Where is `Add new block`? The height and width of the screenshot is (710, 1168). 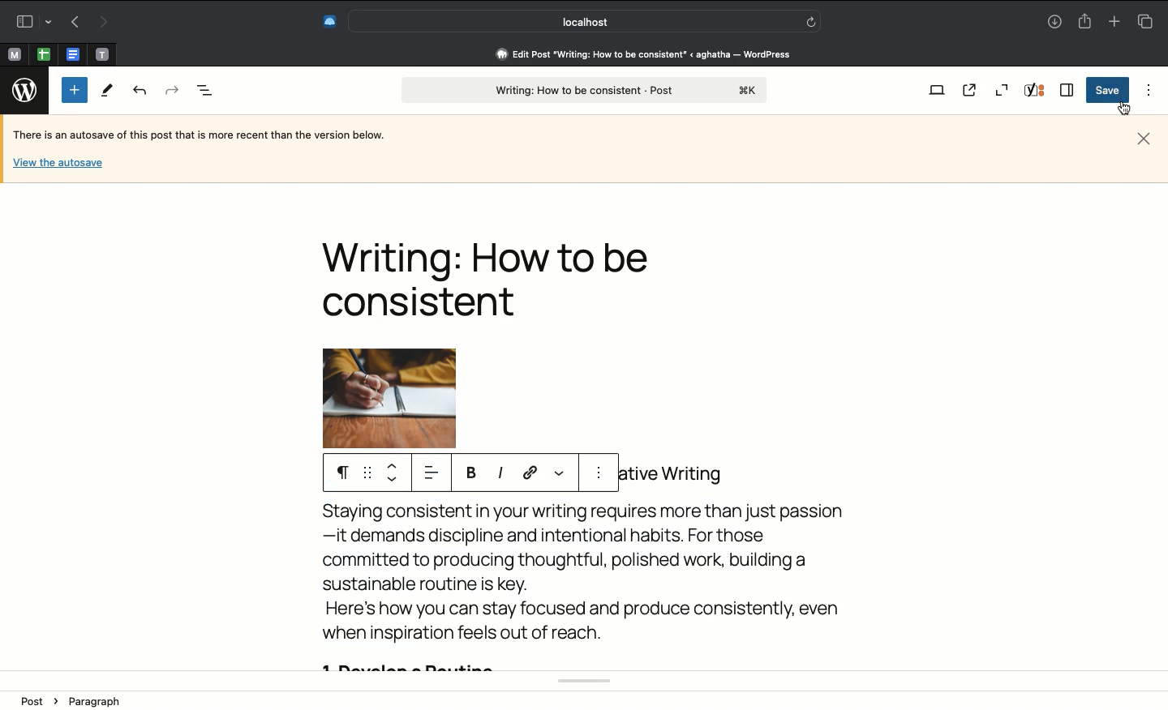
Add new block is located at coordinates (75, 90).